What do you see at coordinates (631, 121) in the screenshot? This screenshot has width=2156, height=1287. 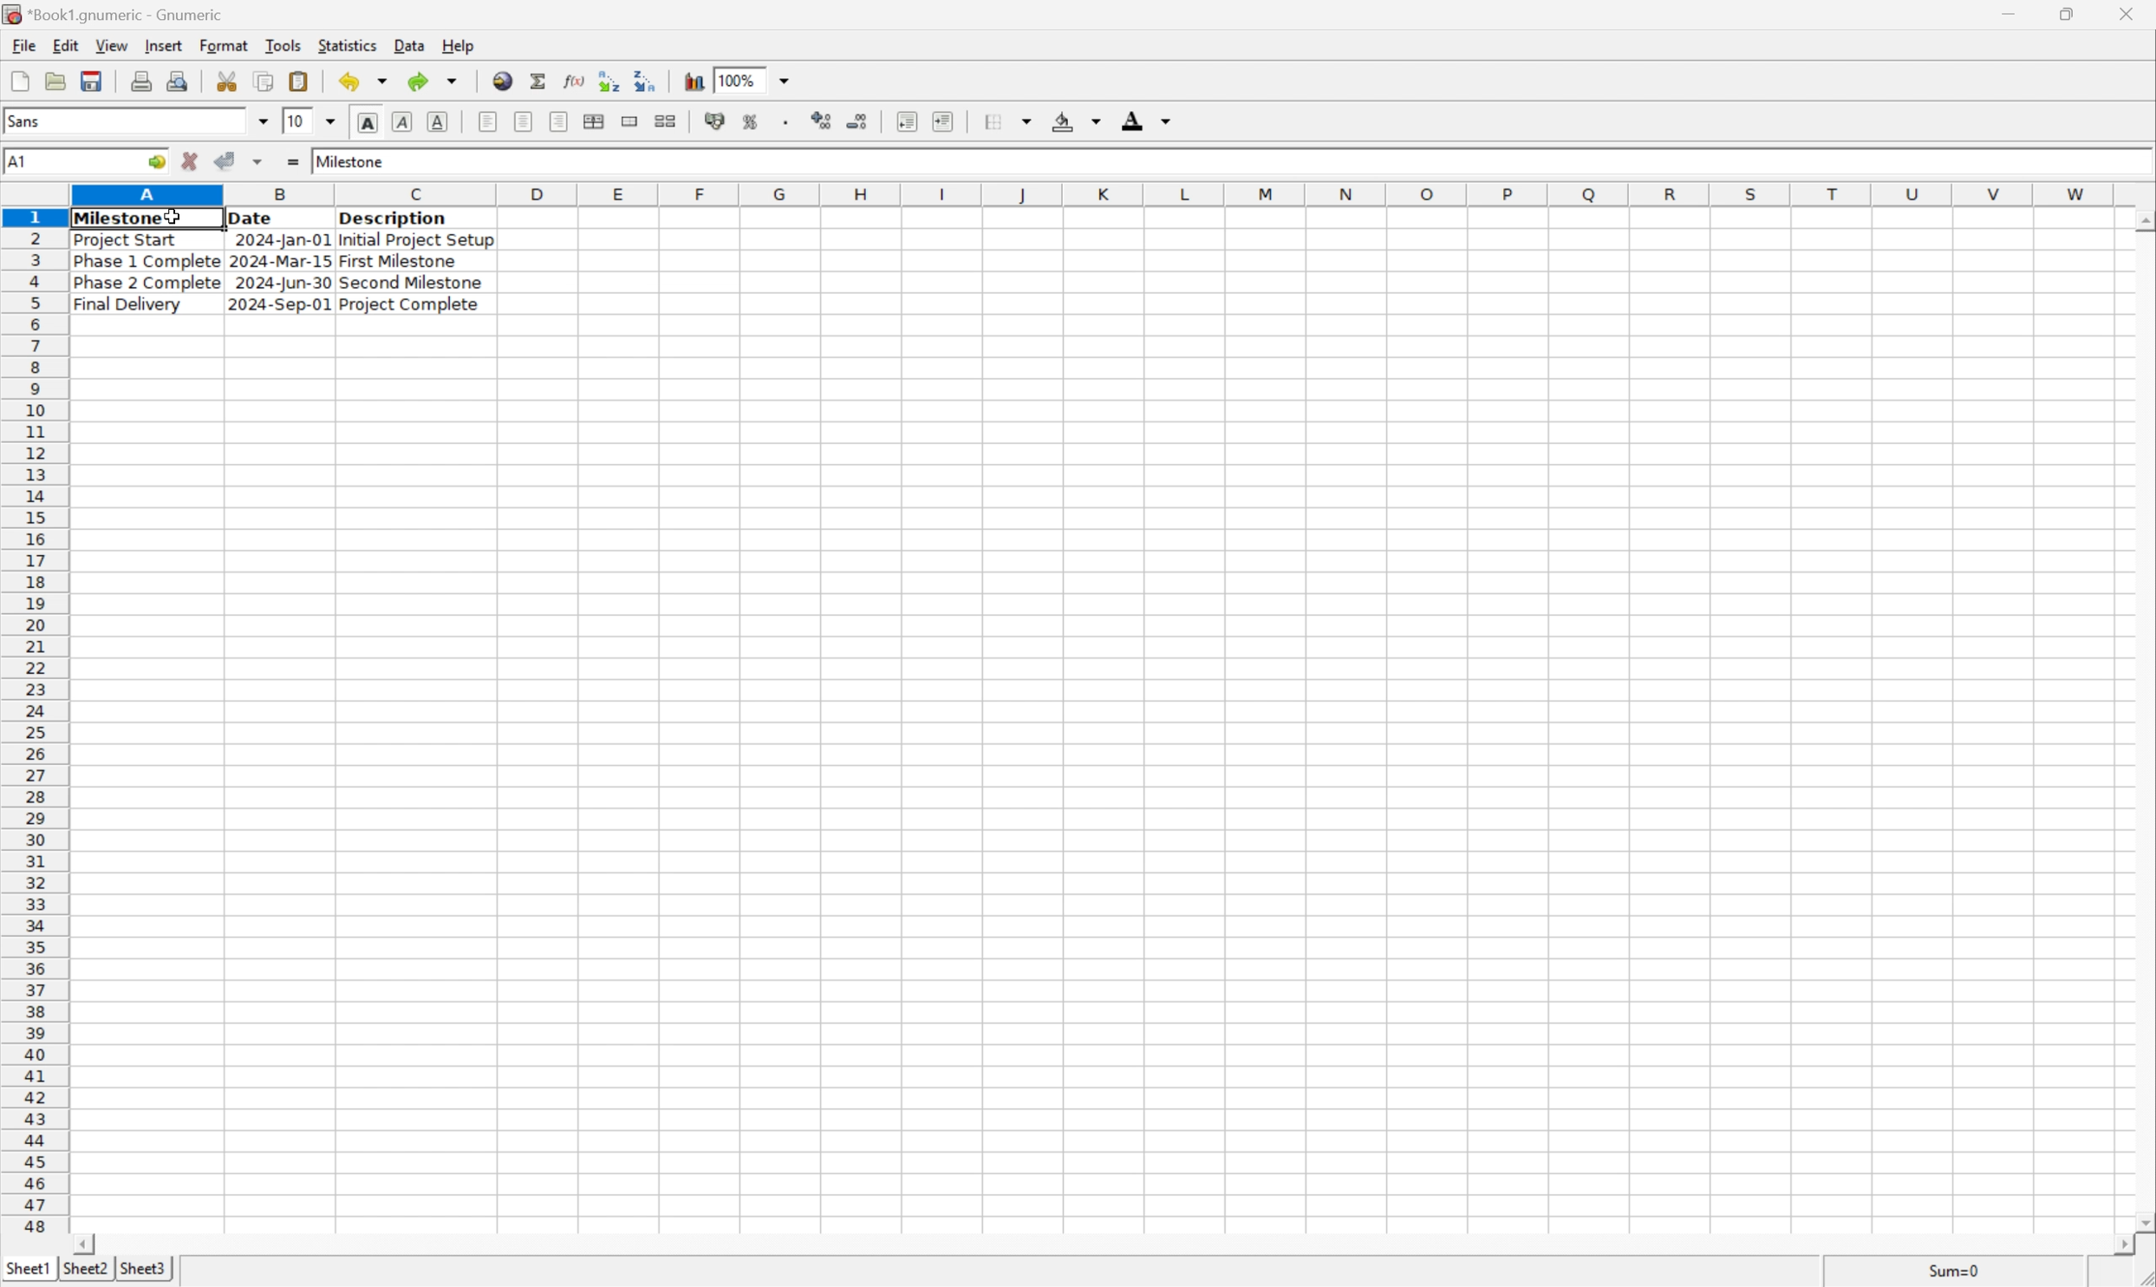 I see `merge a range of cells` at bounding box center [631, 121].